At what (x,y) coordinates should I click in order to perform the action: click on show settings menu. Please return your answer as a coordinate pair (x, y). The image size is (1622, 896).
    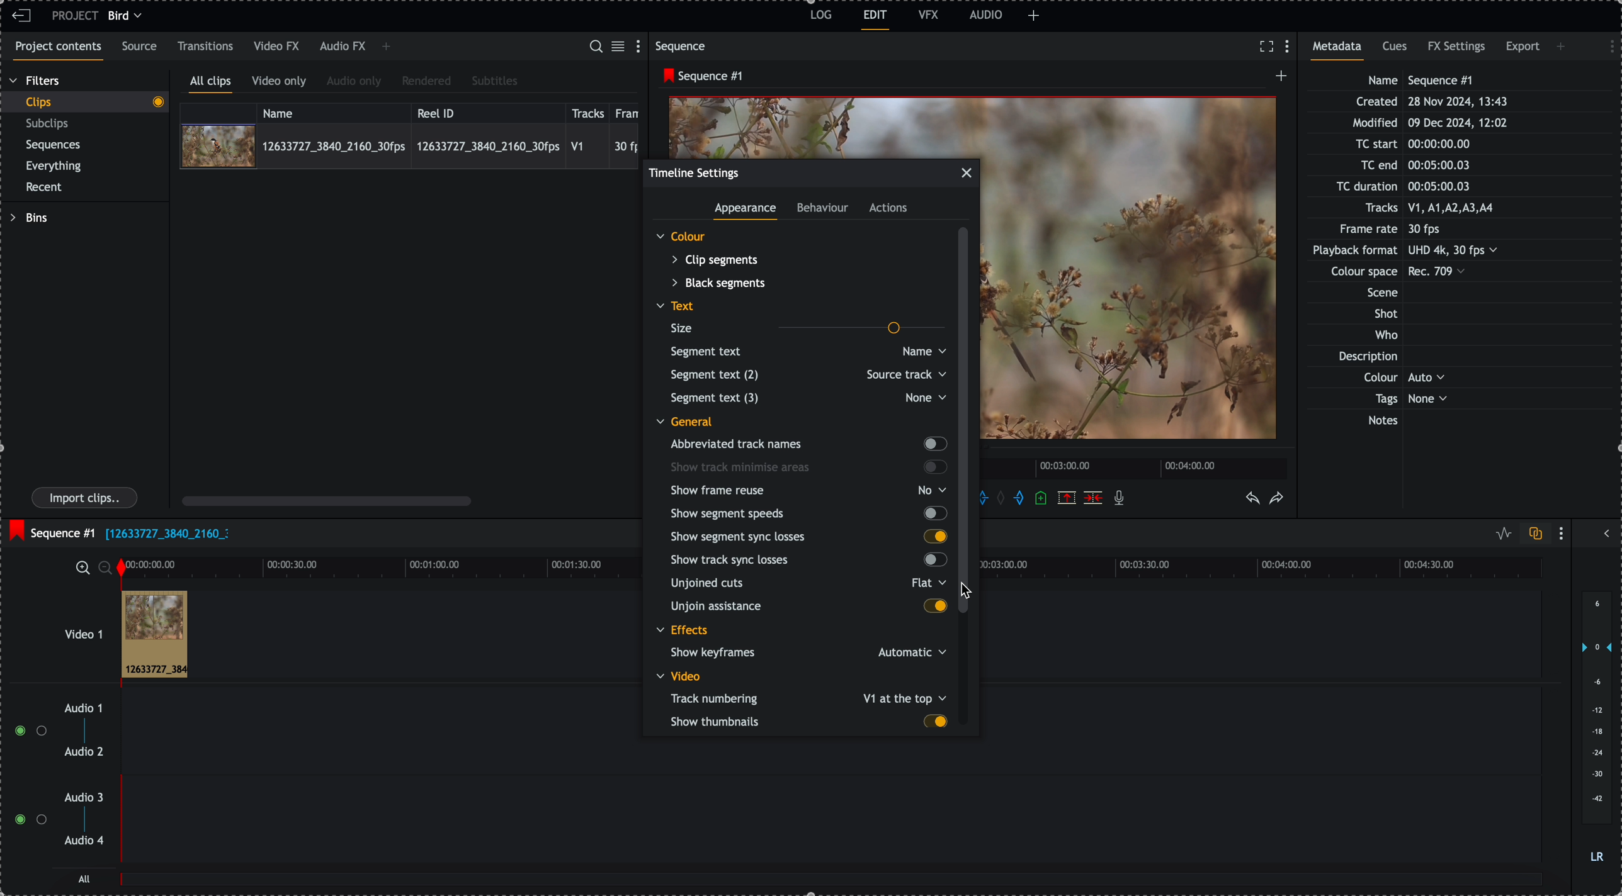
    Looking at the image, I should click on (1290, 47).